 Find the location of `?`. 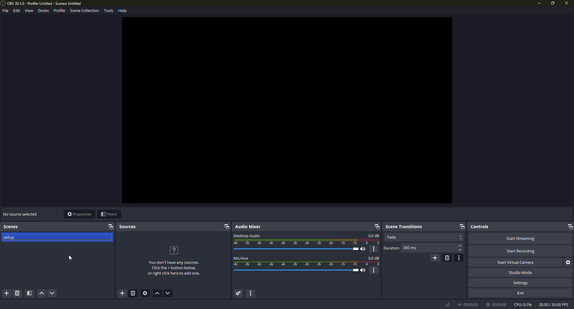

? is located at coordinates (175, 250).